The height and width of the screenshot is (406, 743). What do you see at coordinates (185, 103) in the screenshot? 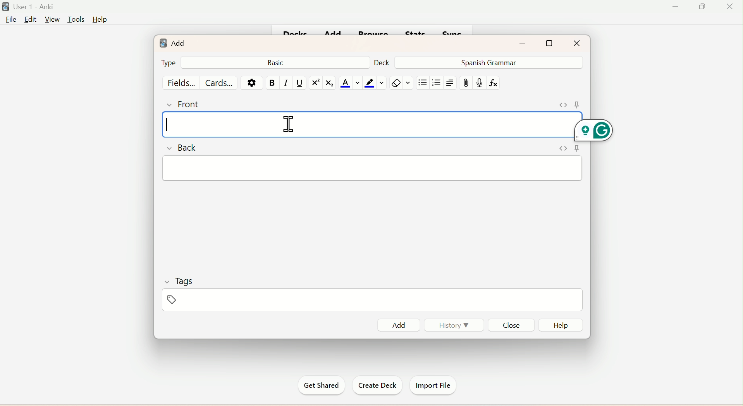
I see `Front` at bounding box center [185, 103].